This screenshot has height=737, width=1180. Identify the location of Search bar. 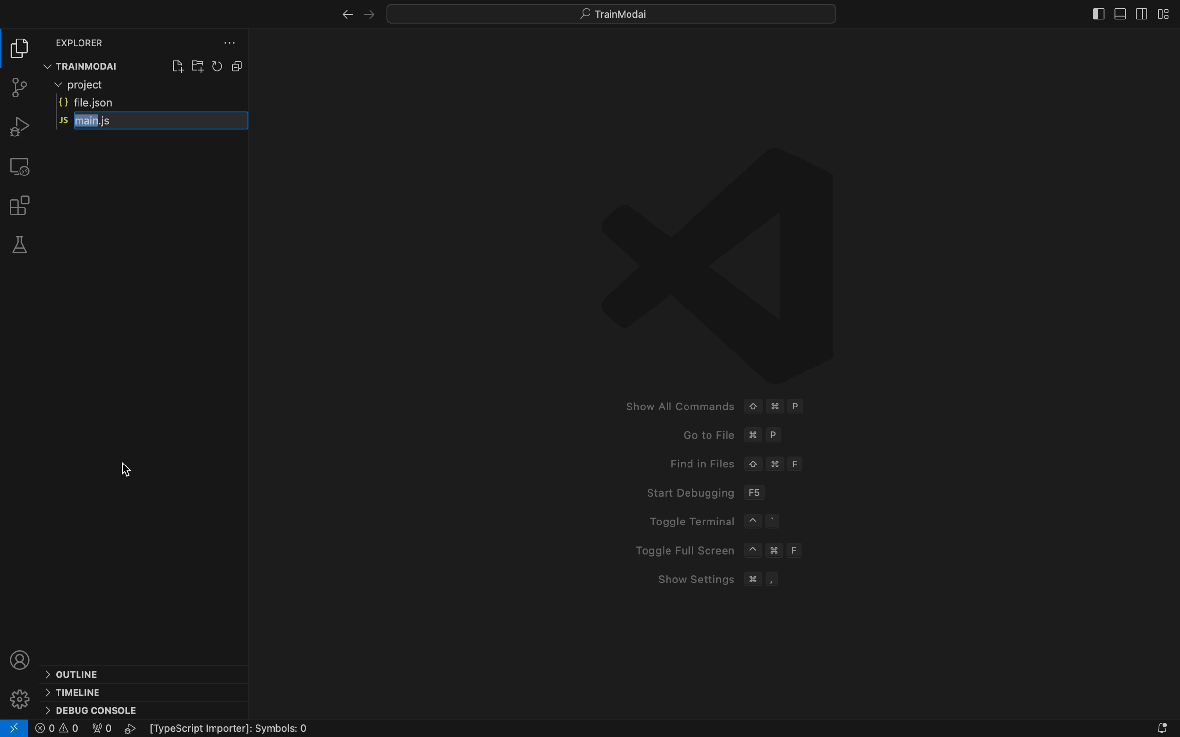
(616, 14).